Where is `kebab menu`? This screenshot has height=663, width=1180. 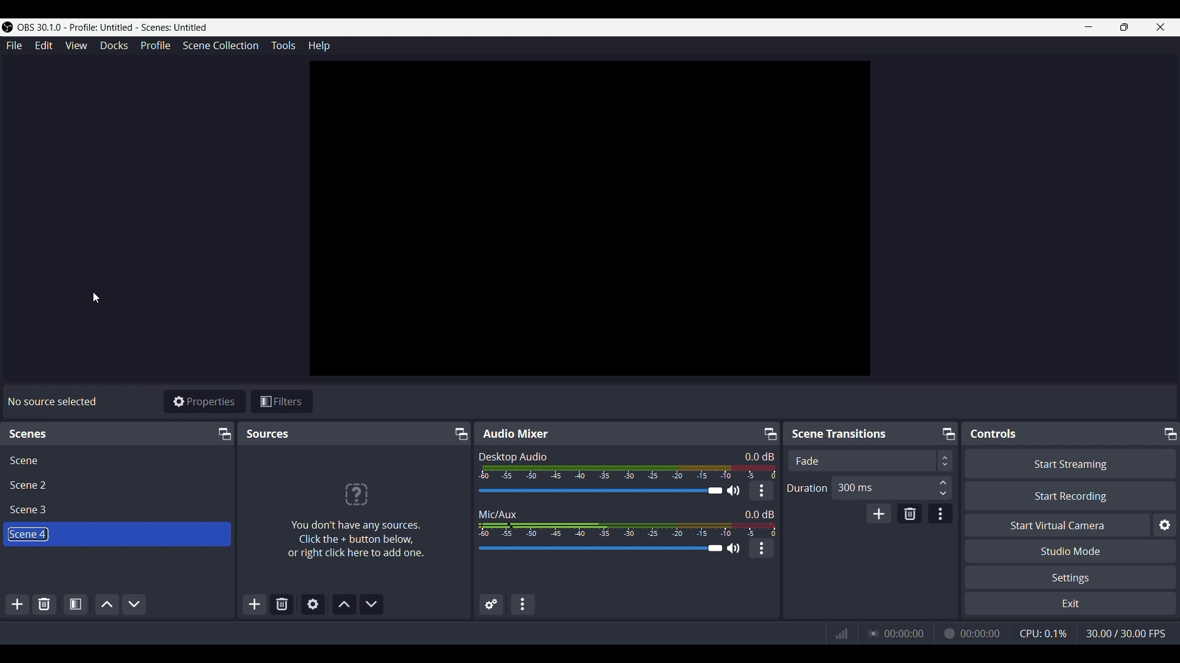 kebab menu is located at coordinates (762, 490).